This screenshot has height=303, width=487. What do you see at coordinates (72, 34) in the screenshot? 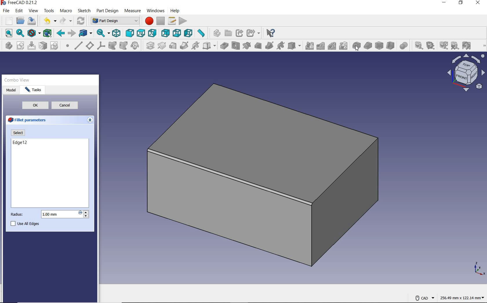
I see `forward` at bounding box center [72, 34].